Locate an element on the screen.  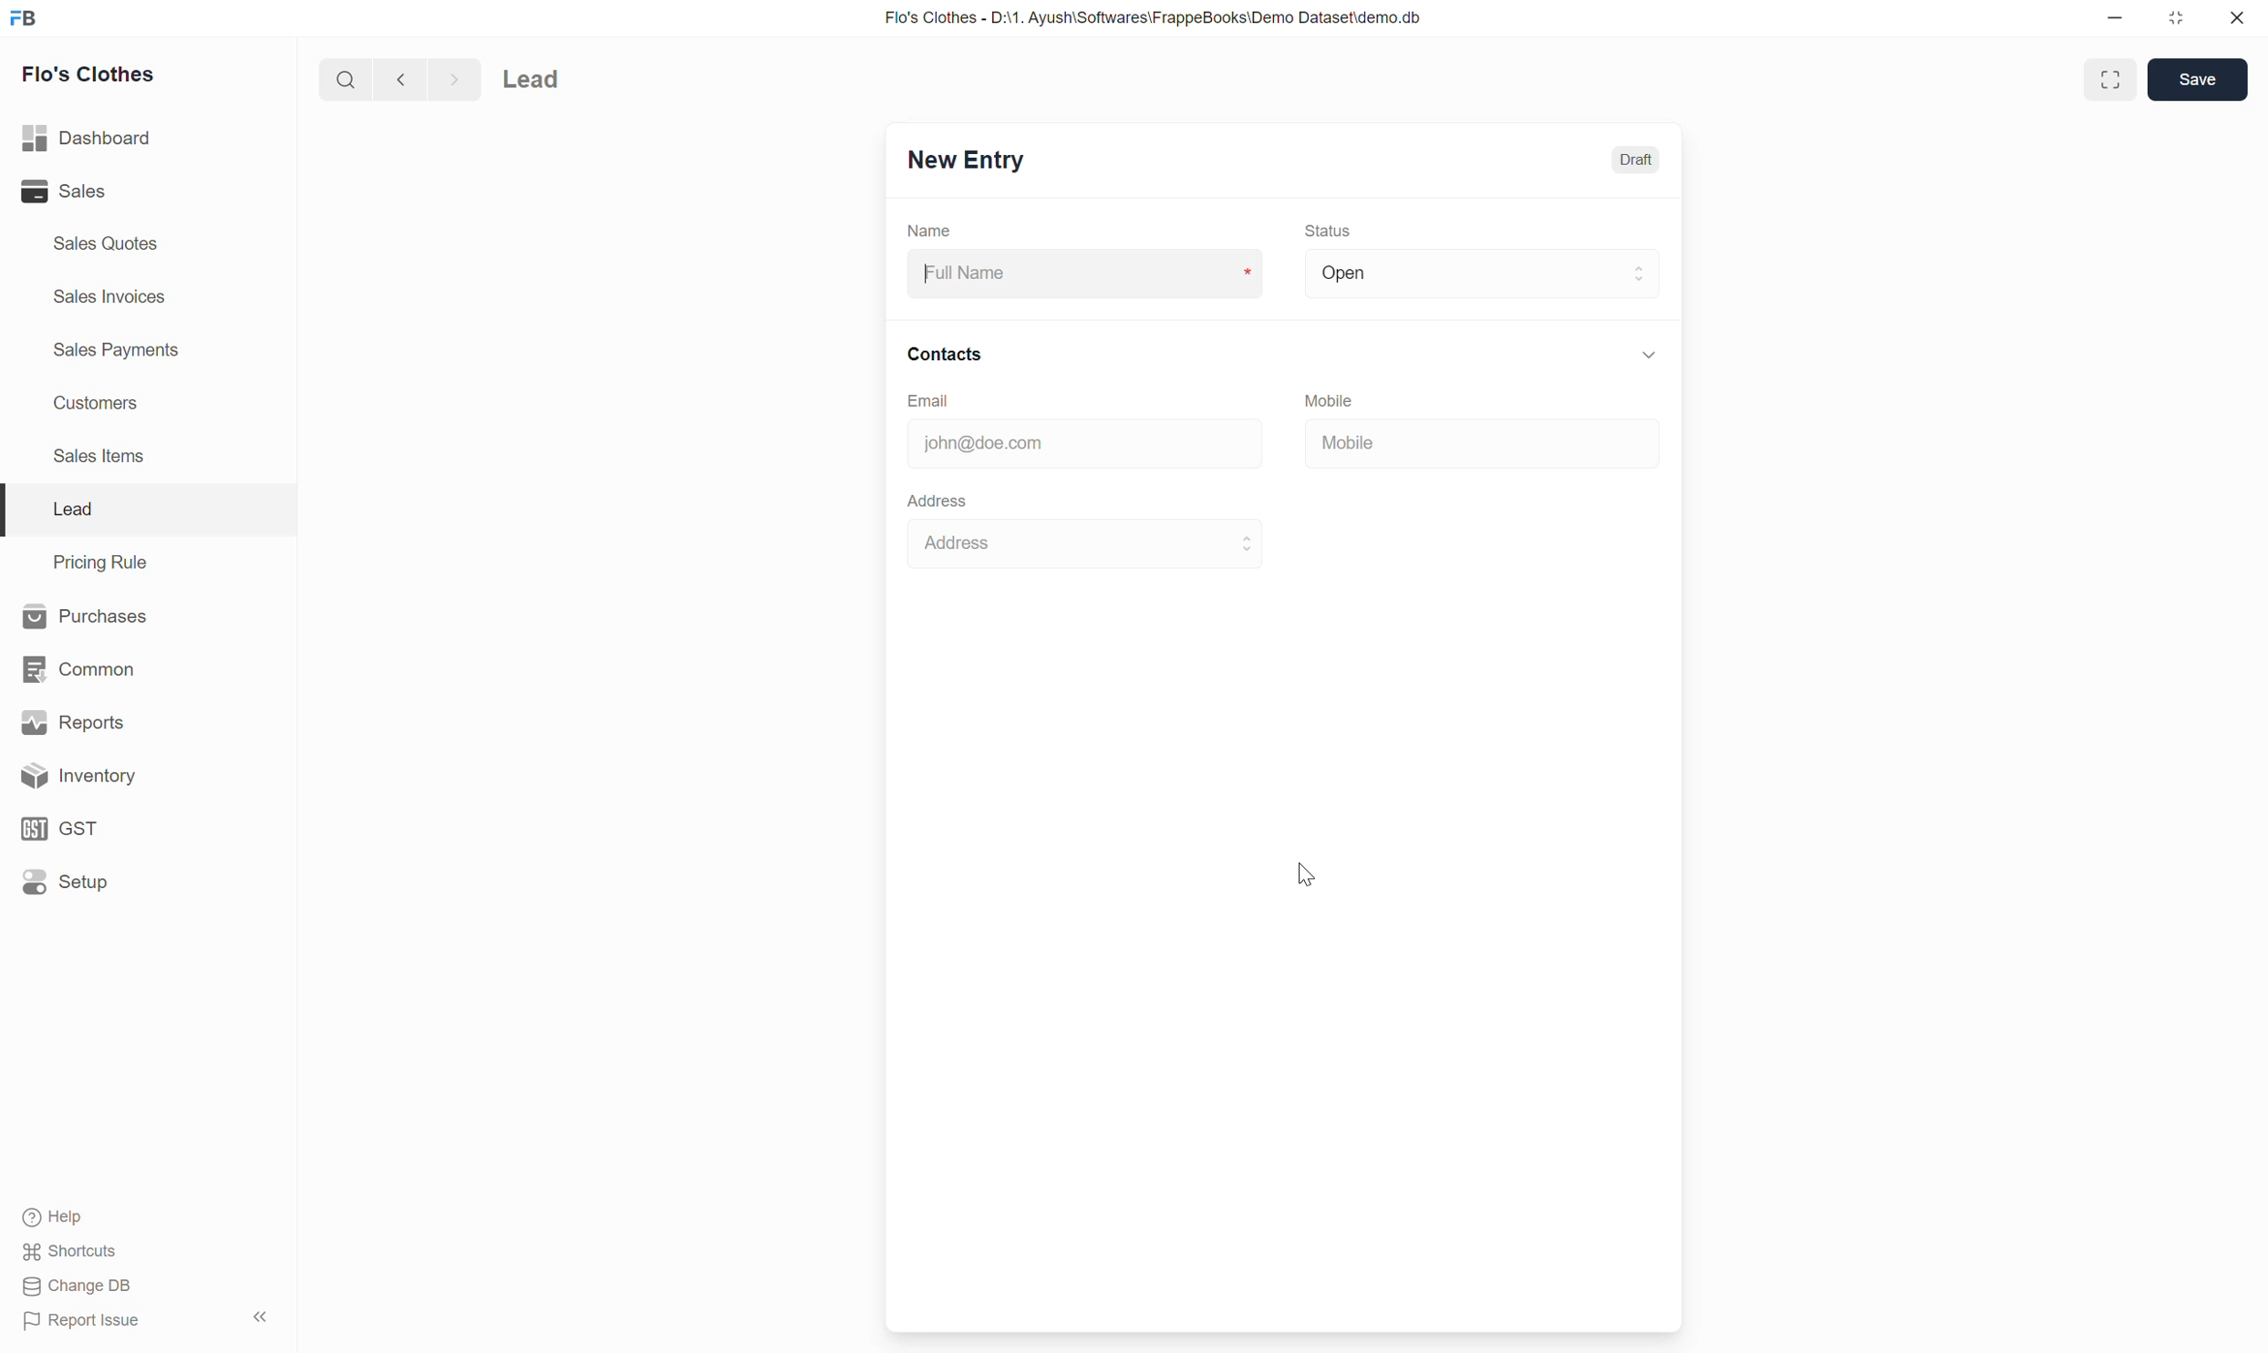
Inventory is located at coordinates (73, 776).